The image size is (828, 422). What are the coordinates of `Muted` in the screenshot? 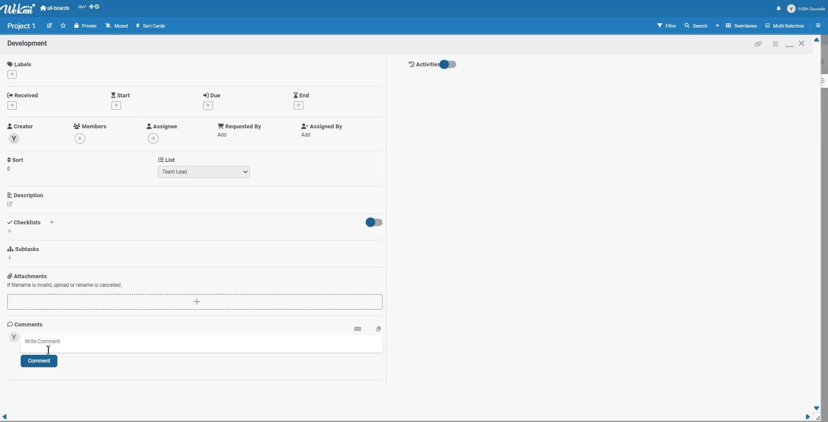 It's located at (117, 25).